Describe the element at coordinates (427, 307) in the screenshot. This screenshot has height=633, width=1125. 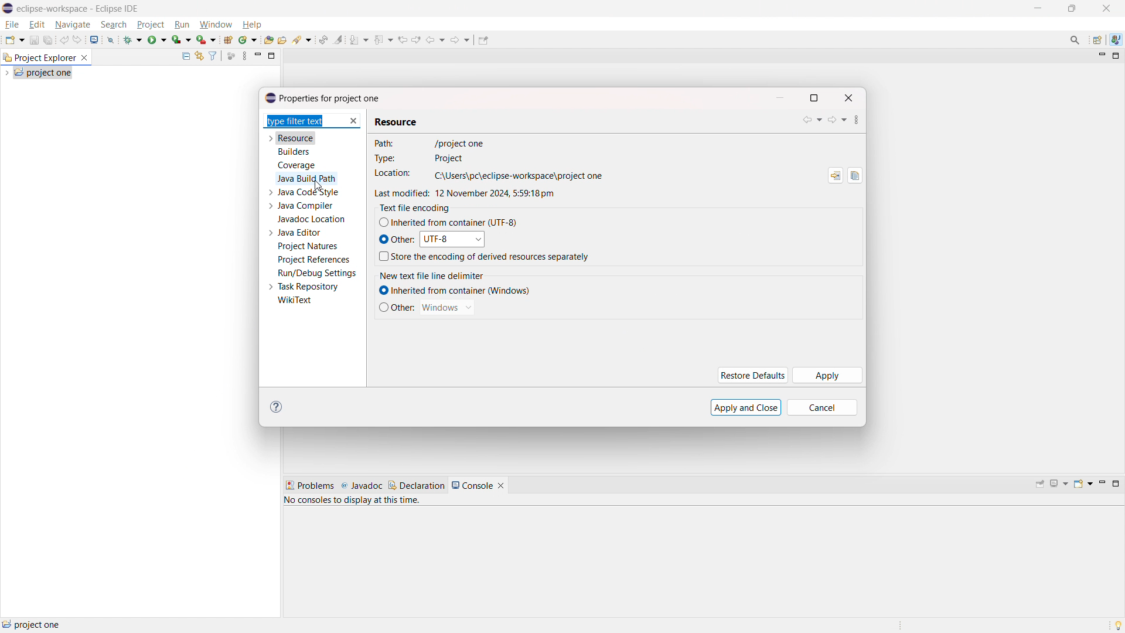
I see `other: windows` at that location.